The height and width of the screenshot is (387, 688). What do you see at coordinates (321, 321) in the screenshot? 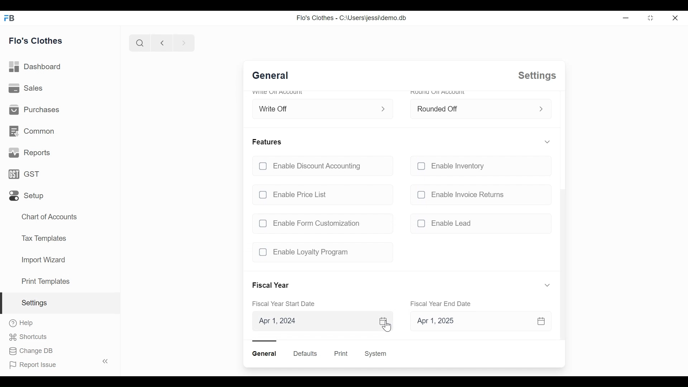
I see `Apr 1, 2024` at bounding box center [321, 321].